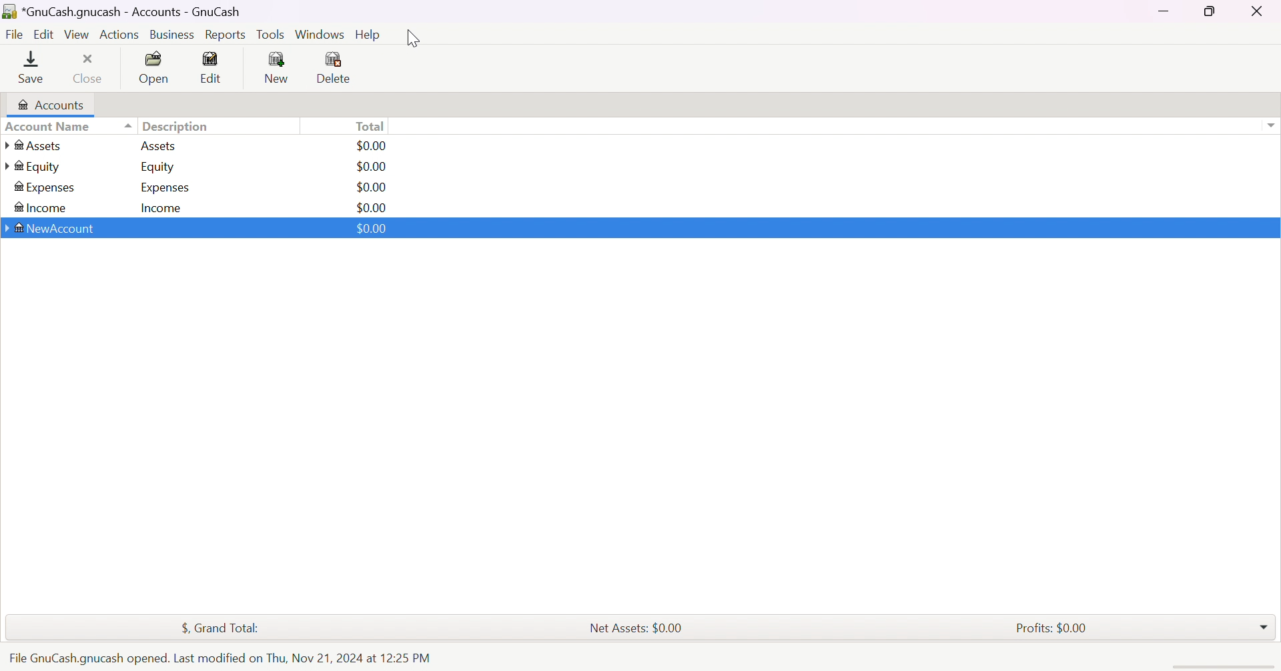 The width and height of the screenshot is (1281, 671). What do you see at coordinates (272, 35) in the screenshot?
I see `Tools` at bounding box center [272, 35].